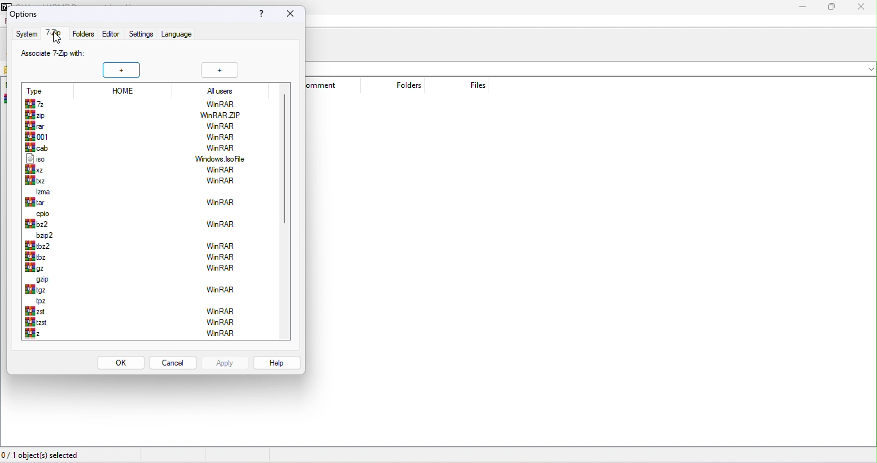 The height and width of the screenshot is (463, 877). I want to click on ?, so click(258, 15).